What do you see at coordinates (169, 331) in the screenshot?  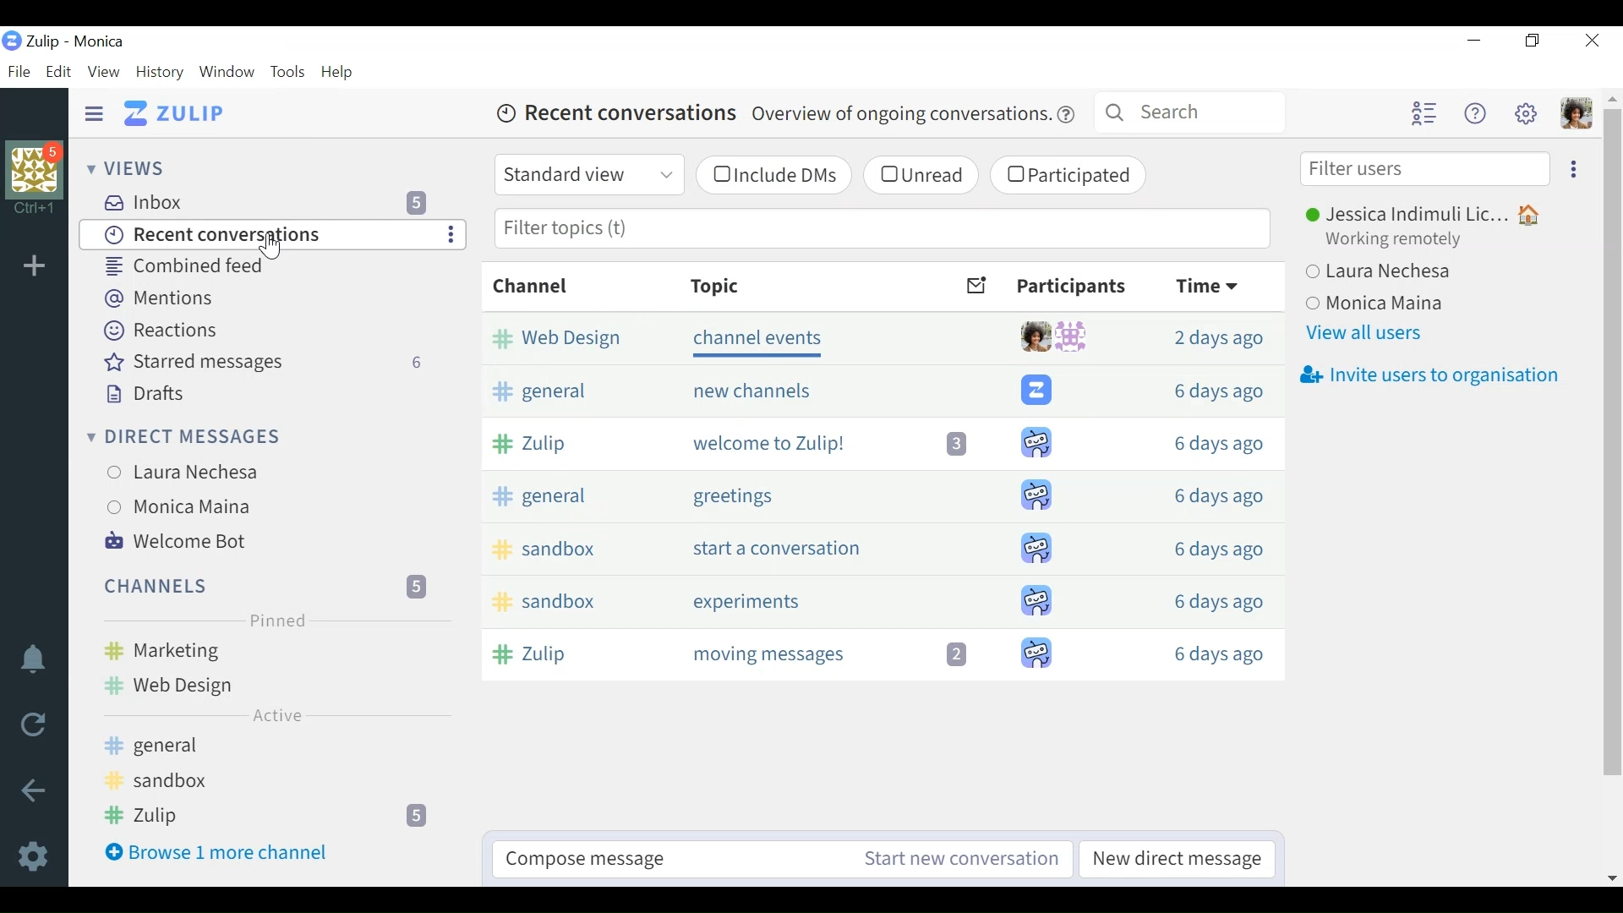 I see `Reactions` at bounding box center [169, 331].